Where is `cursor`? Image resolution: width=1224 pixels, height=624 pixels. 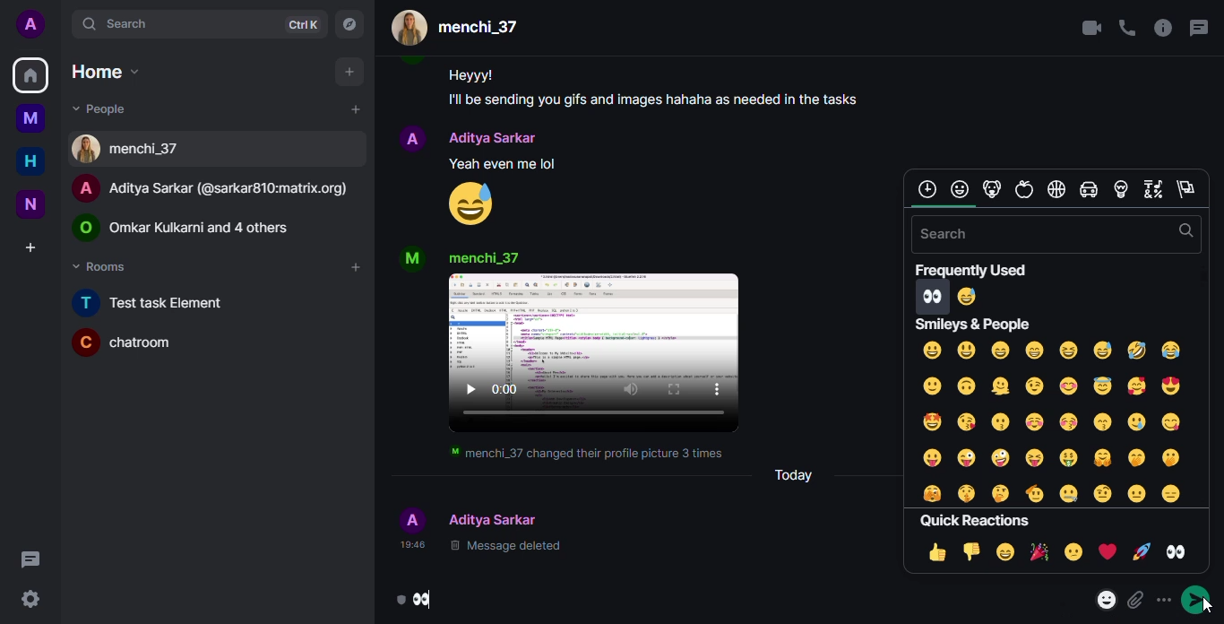
cursor is located at coordinates (1209, 611).